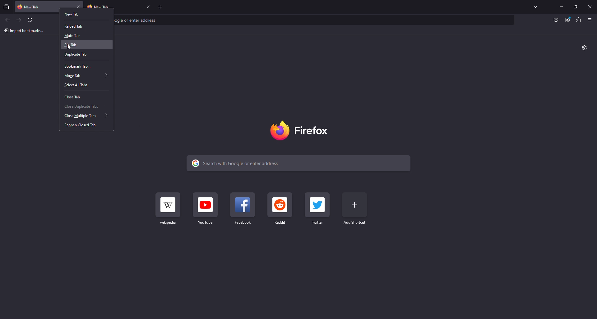 The height and width of the screenshot is (319, 597). I want to click on Close Tab, so click(85, 96).